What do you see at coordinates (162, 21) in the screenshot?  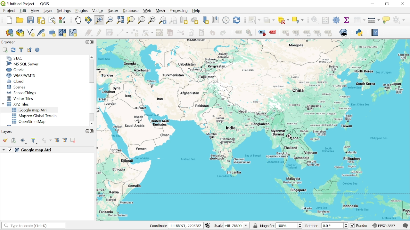 I see `Zoom to last` at bounding box center [162, 21].